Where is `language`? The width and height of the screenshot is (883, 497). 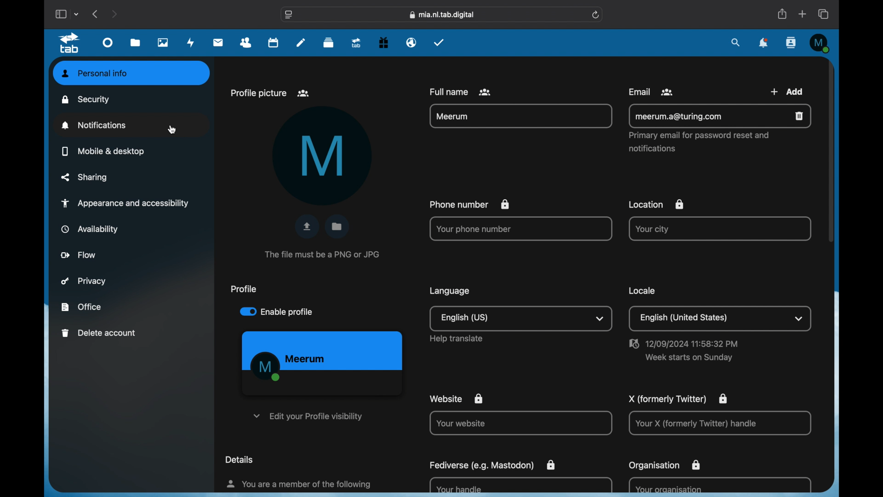 language is located at coordinates (449, 292).